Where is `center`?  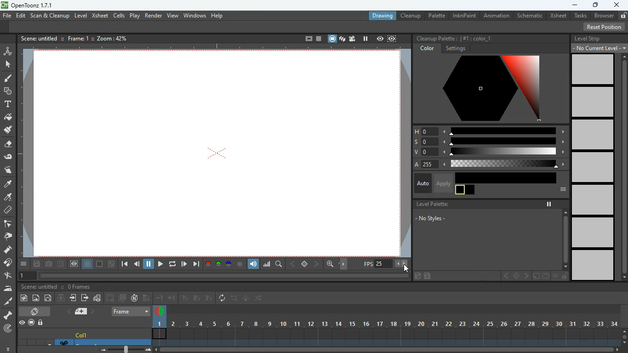
center is located at coordinates (515, 276).